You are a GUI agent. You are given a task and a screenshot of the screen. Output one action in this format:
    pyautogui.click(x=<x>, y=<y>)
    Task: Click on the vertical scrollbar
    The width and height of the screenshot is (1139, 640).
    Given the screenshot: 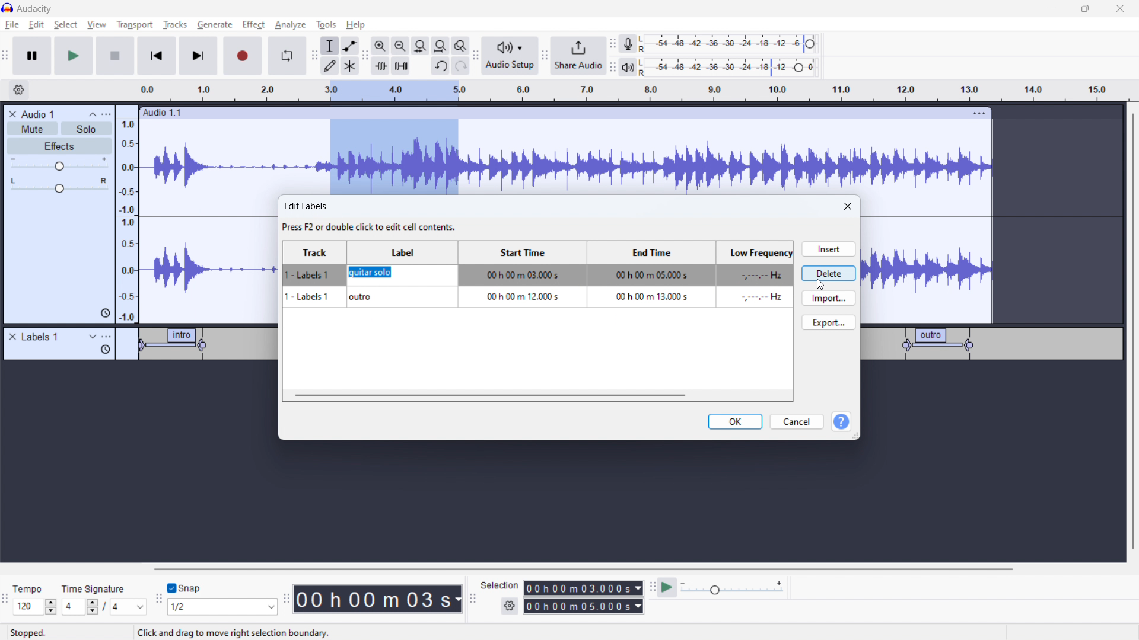 What is the action you would take?
    pyautogui.click(x=1131, y=333)
    